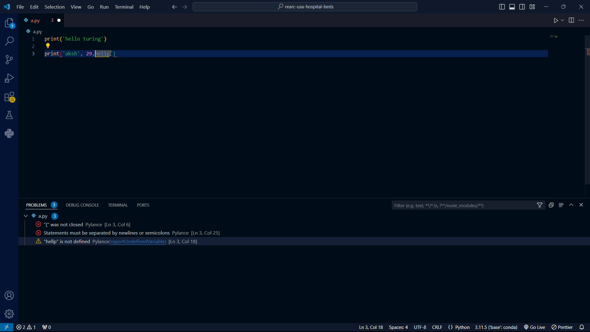 Image resolution: width=590 pixels, height=332 pixels. I want to click on tab, so click(37, 20).